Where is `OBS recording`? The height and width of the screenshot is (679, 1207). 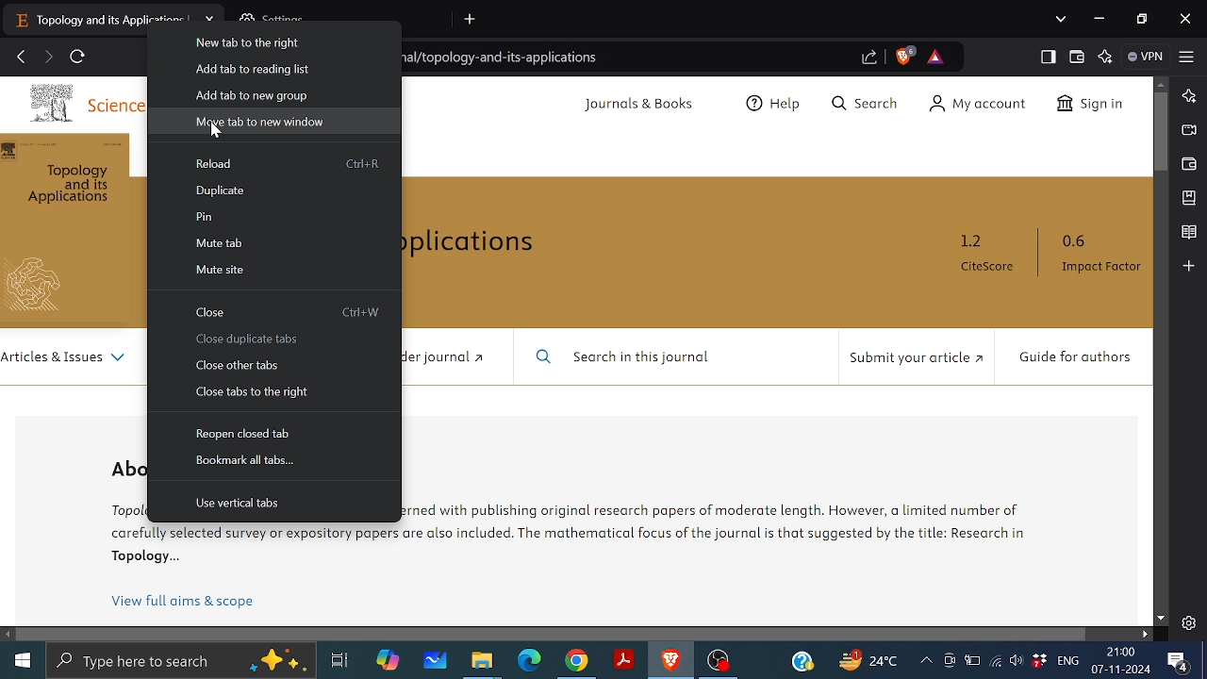
OBS recording is located at coordinates (719, 661).